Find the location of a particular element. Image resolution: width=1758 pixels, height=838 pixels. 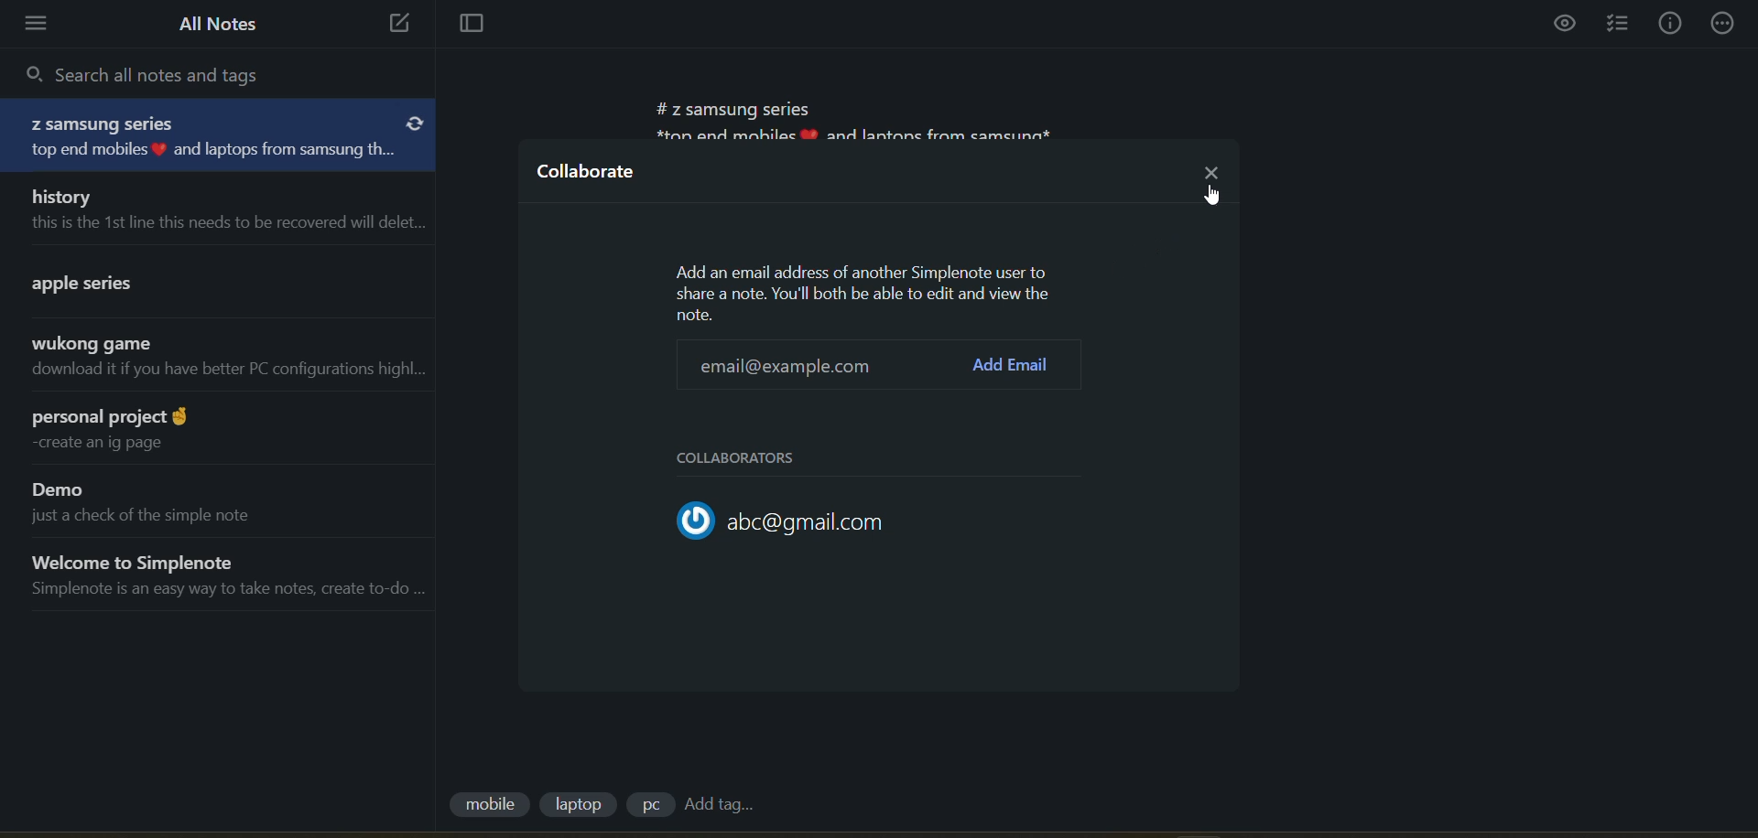

tag 3 is located at coordinates (649, 804).